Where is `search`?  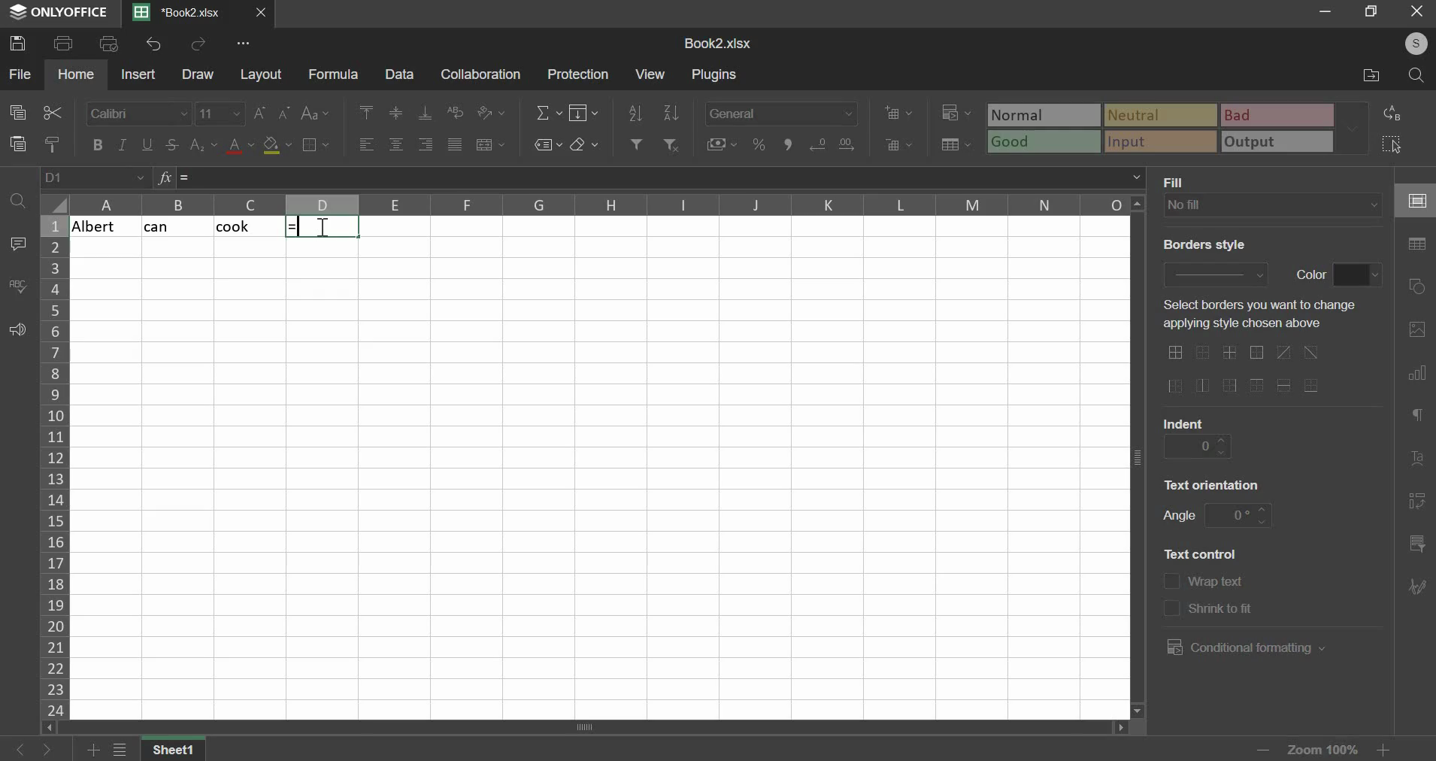 search is located at coordinates (1419, 75).